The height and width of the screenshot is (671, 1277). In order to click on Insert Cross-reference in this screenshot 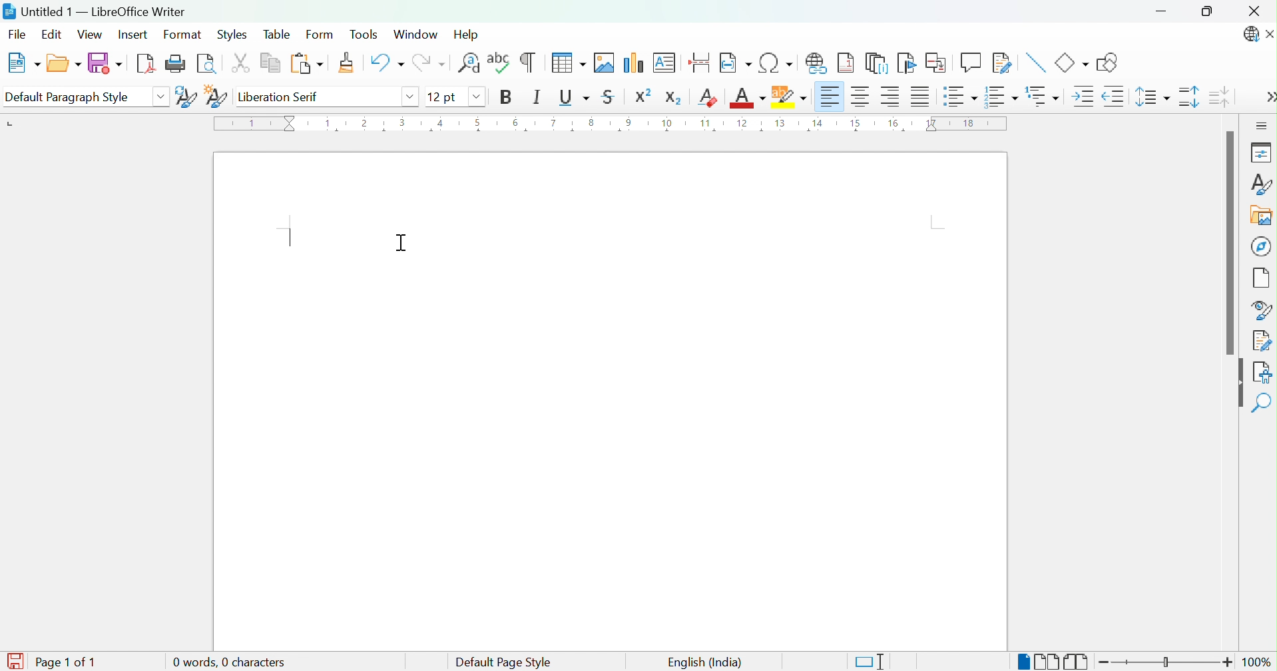, I will do `click(935, 63)`.